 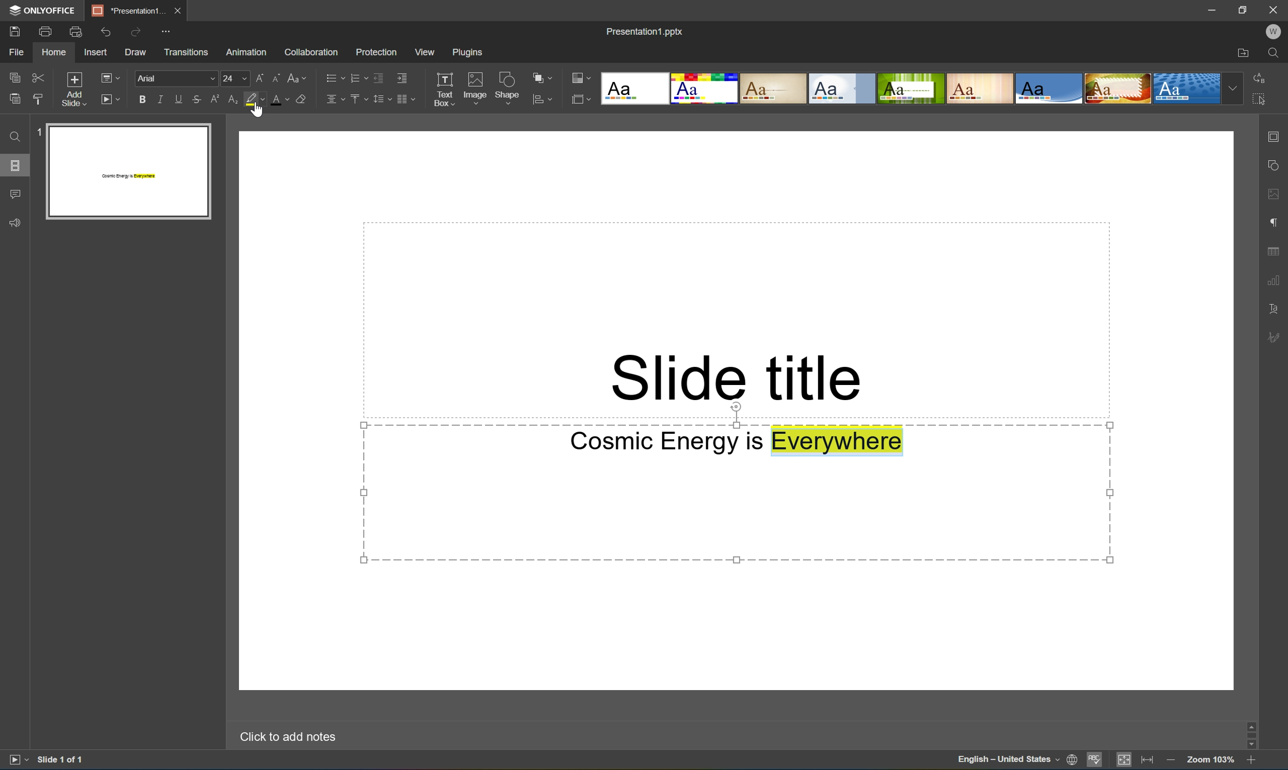 I want to click on Paragraph settings, so click(x=1272, y=223).